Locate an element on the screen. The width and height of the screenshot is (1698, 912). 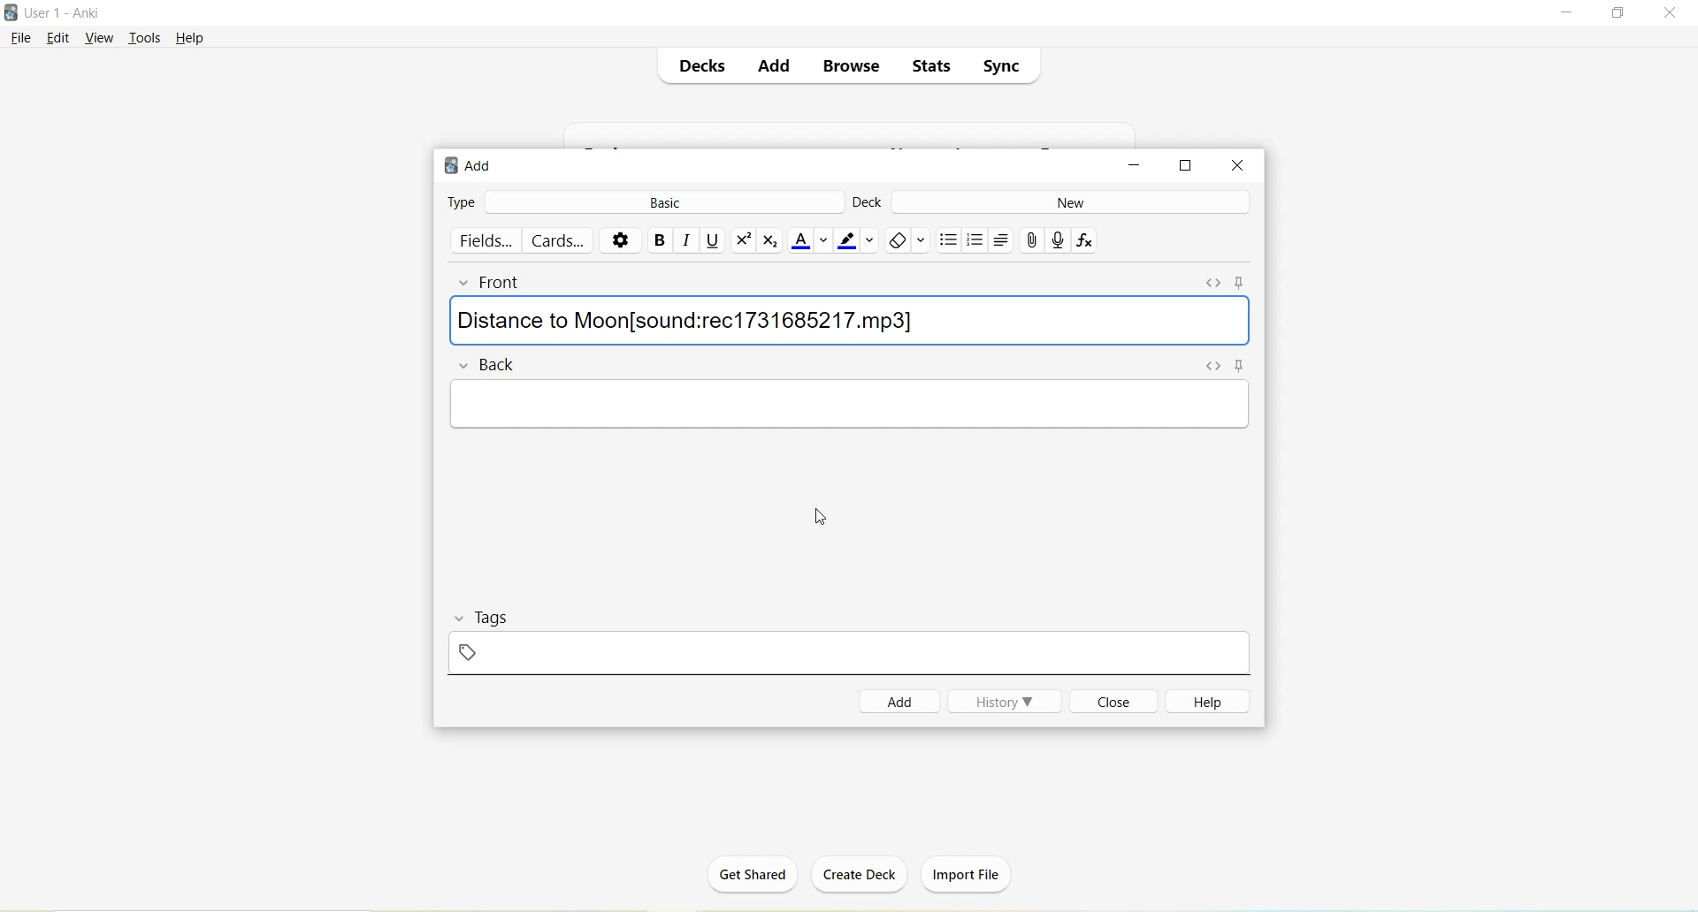
Close is located at coordinates (1237, 166).